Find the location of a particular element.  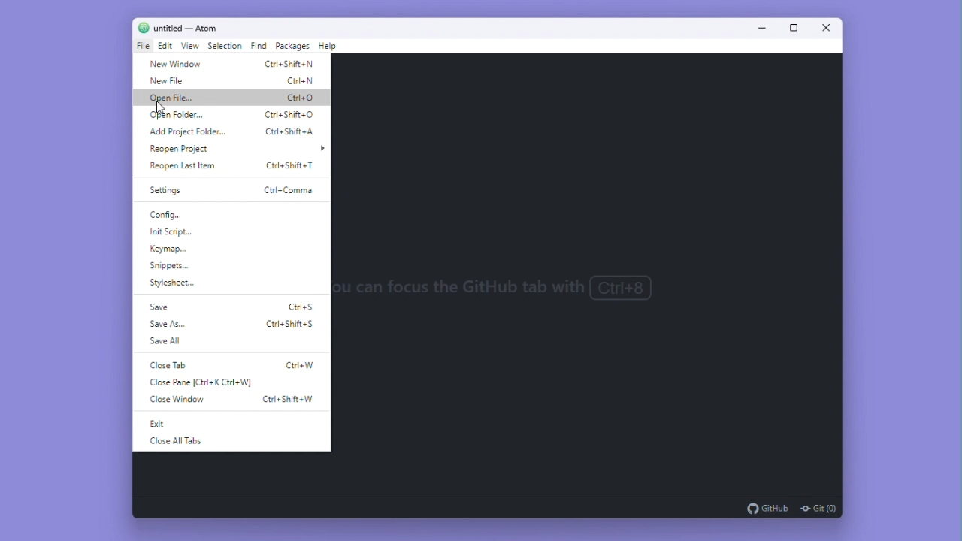

Snippets... is located at coordinates (181, 267).